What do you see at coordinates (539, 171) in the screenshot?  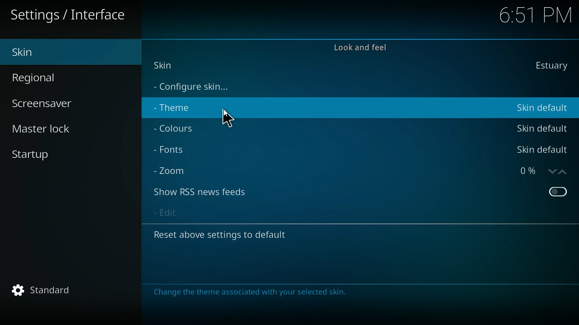 I see `zoom` at bounding box center [539, 171].